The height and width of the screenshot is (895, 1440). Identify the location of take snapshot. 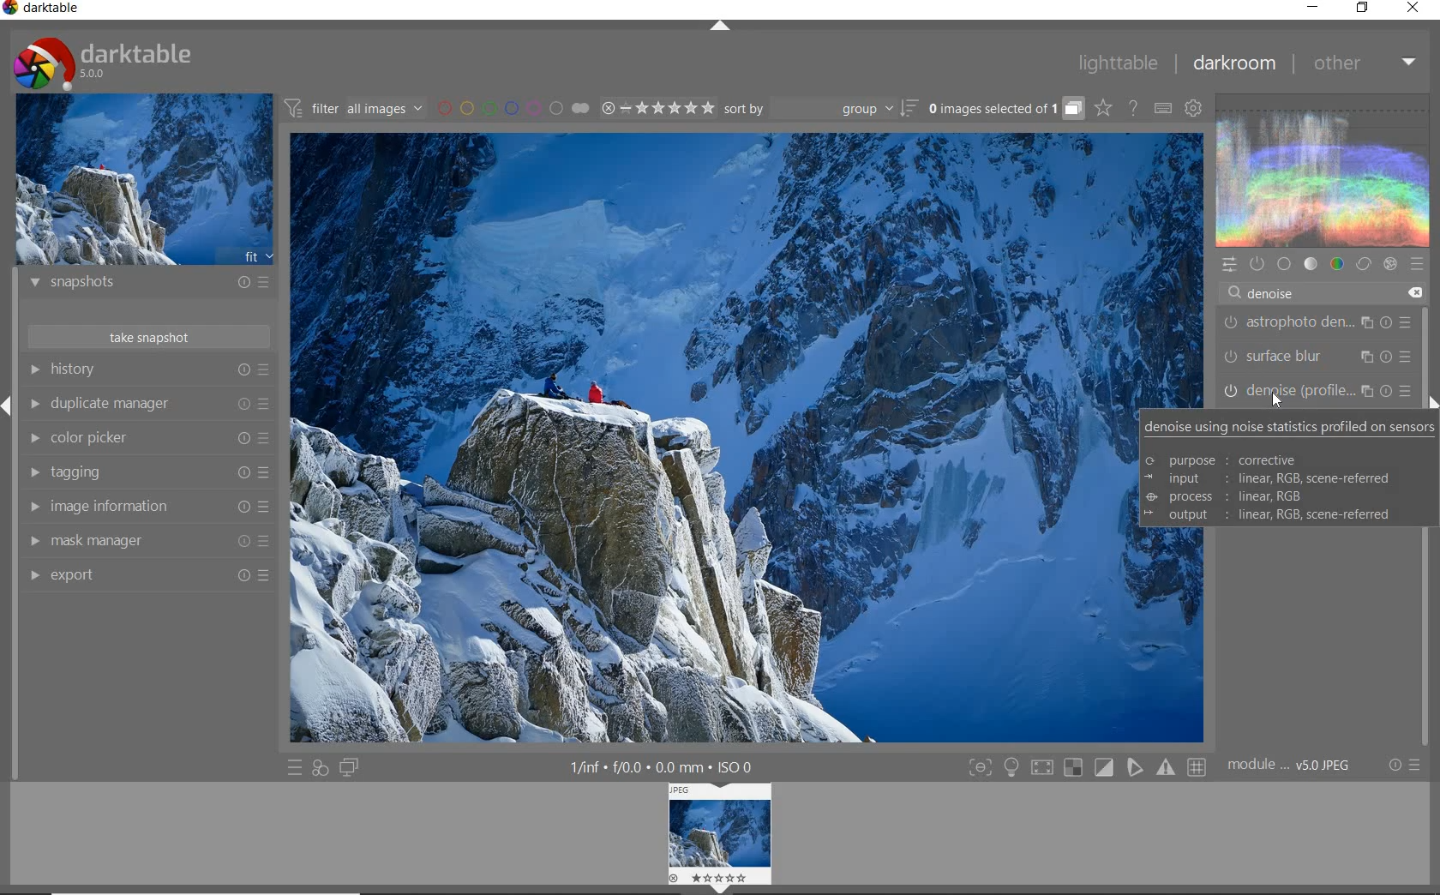
(152, 336).